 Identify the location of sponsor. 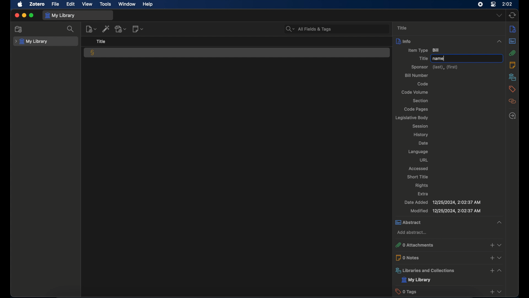
(434, 68).